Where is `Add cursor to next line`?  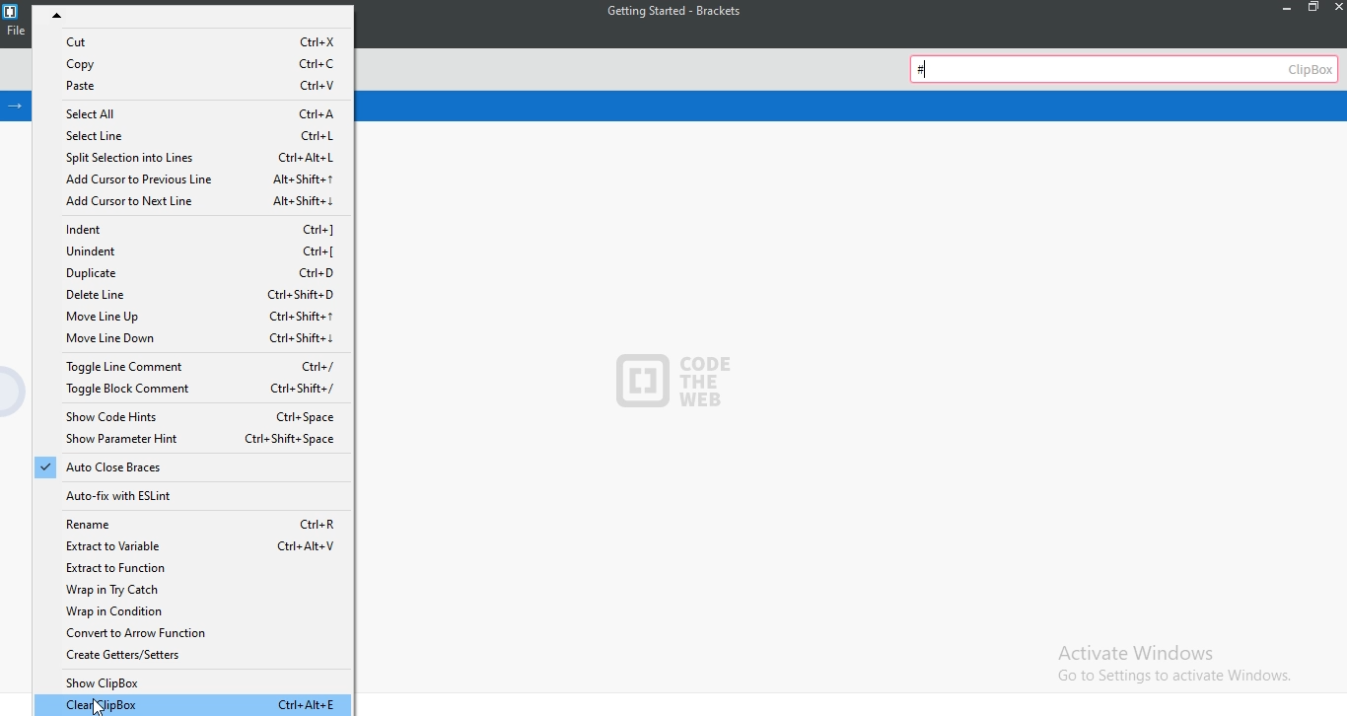 Add cursor to next line is located at coordinates (196, 203).